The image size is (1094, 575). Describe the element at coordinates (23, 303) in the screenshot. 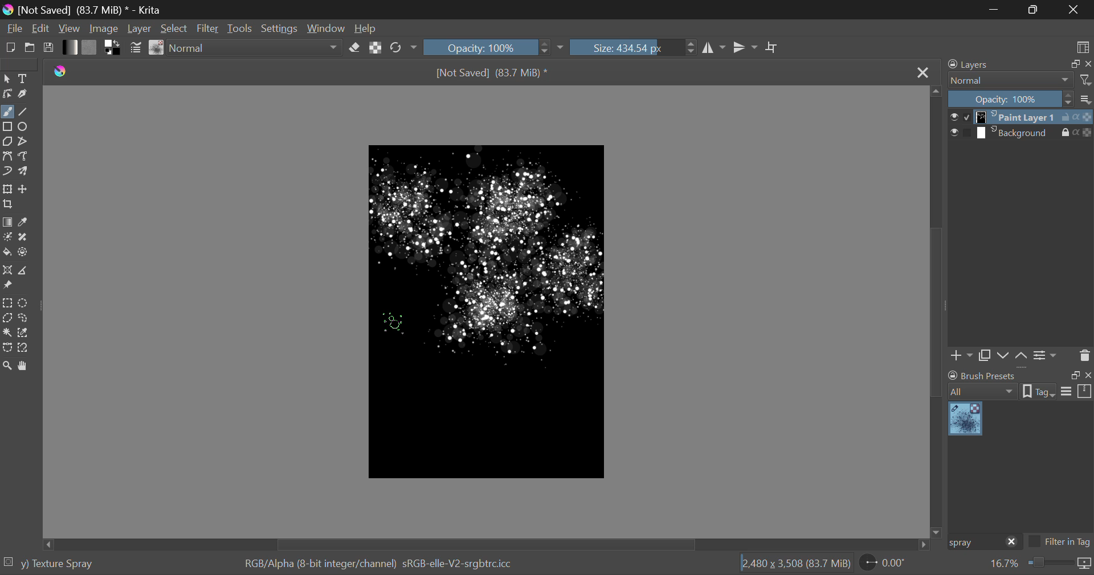

I see `Circular Selection` at that location.